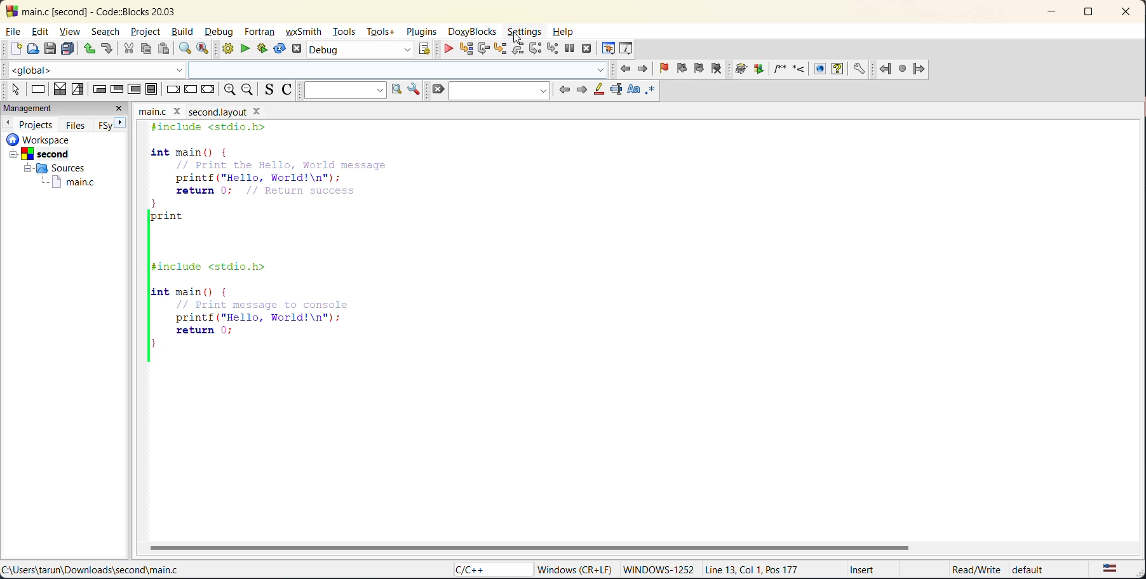 The width and height of the screenshot is (1146, 579). Describe the element at coordinates (858, 571) in the screenshot. I see `Insert` at that location.